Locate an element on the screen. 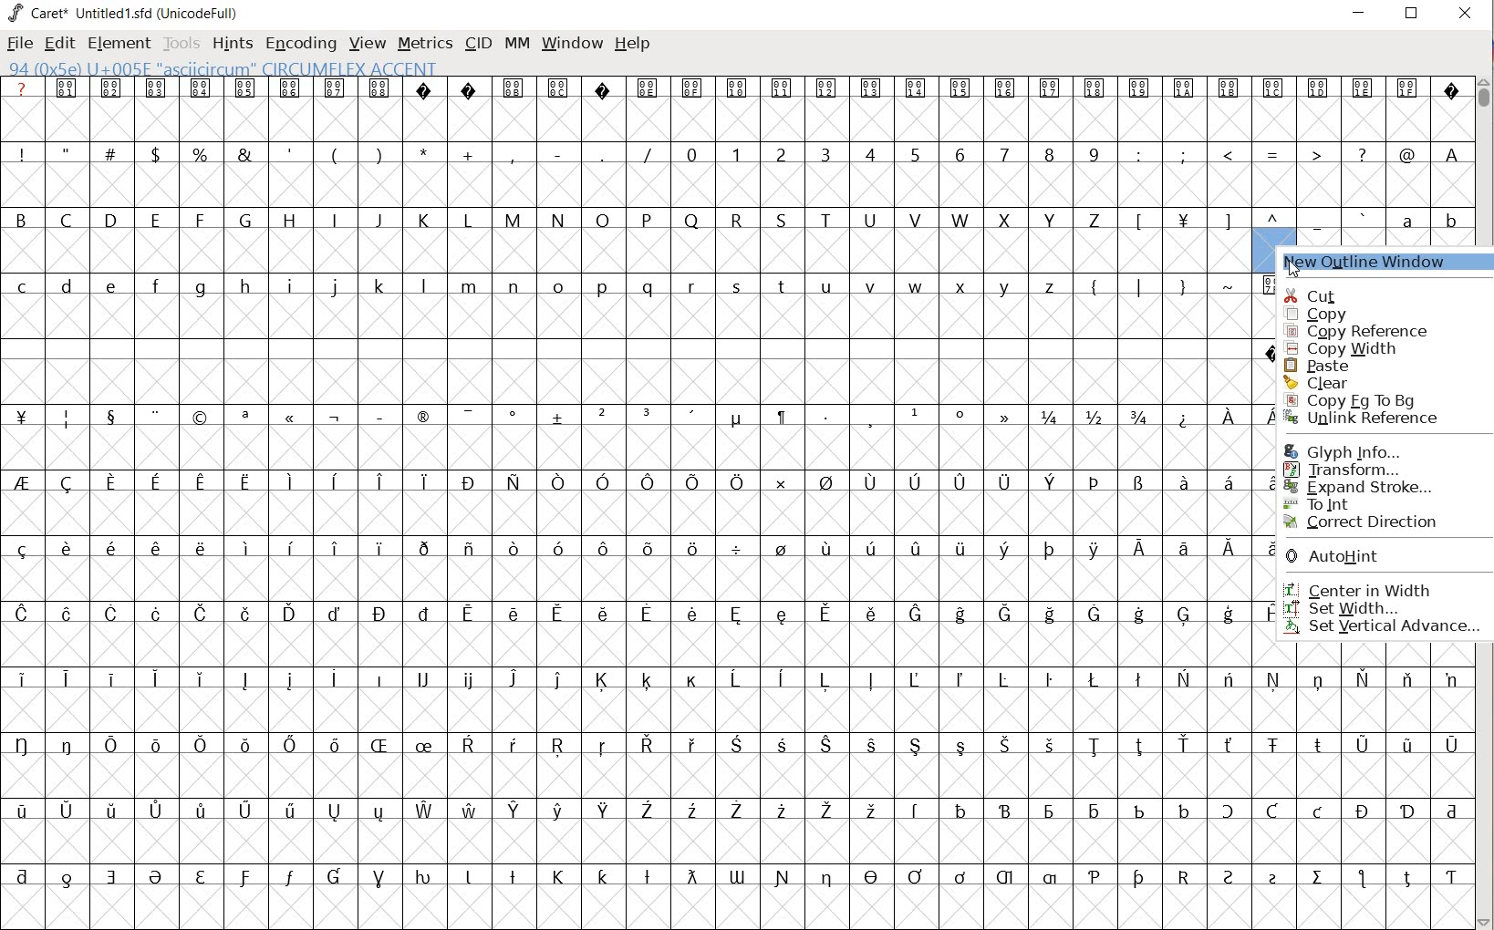 The width and height of the screenshot is (1494, 930). HINTS is located at coordinates (233, 43).